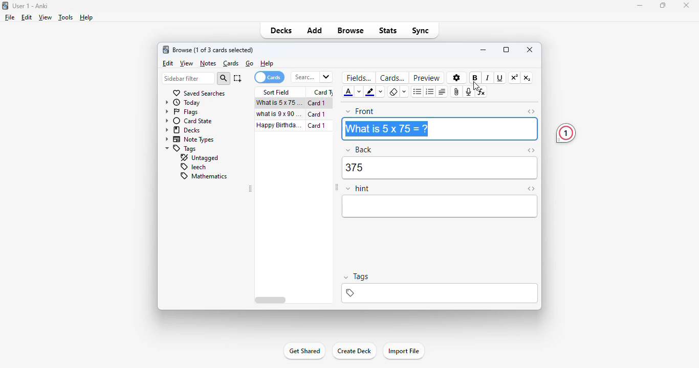 This screenshot has width=699, height=368. Describe the element at coordinates (200, 158) in the screenshot. I see `untagged` at that location.